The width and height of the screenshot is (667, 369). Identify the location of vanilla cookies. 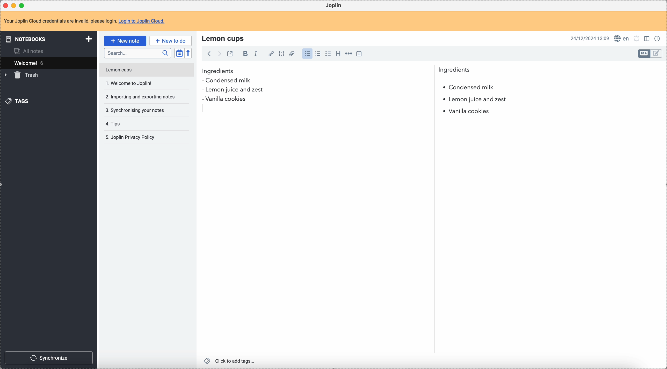
(464, 111).